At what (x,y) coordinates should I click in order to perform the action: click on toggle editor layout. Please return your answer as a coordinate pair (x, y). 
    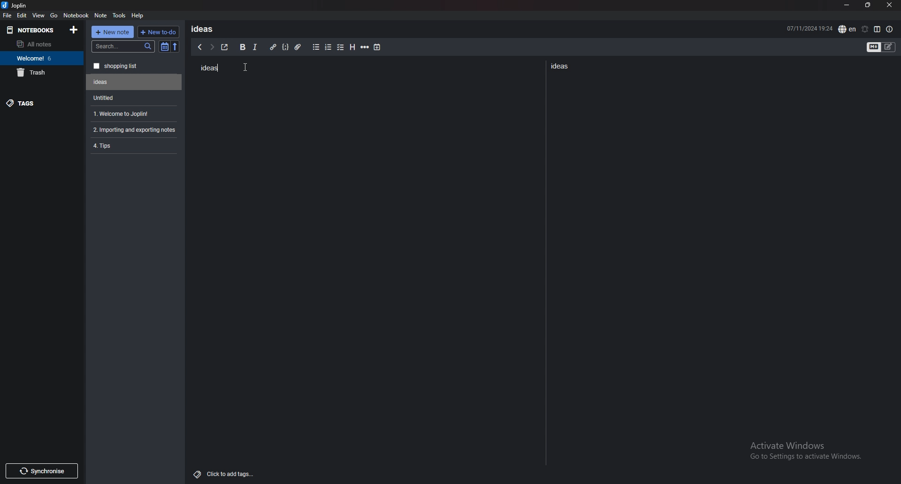
    Looking at the image, I should click on (877, 29).